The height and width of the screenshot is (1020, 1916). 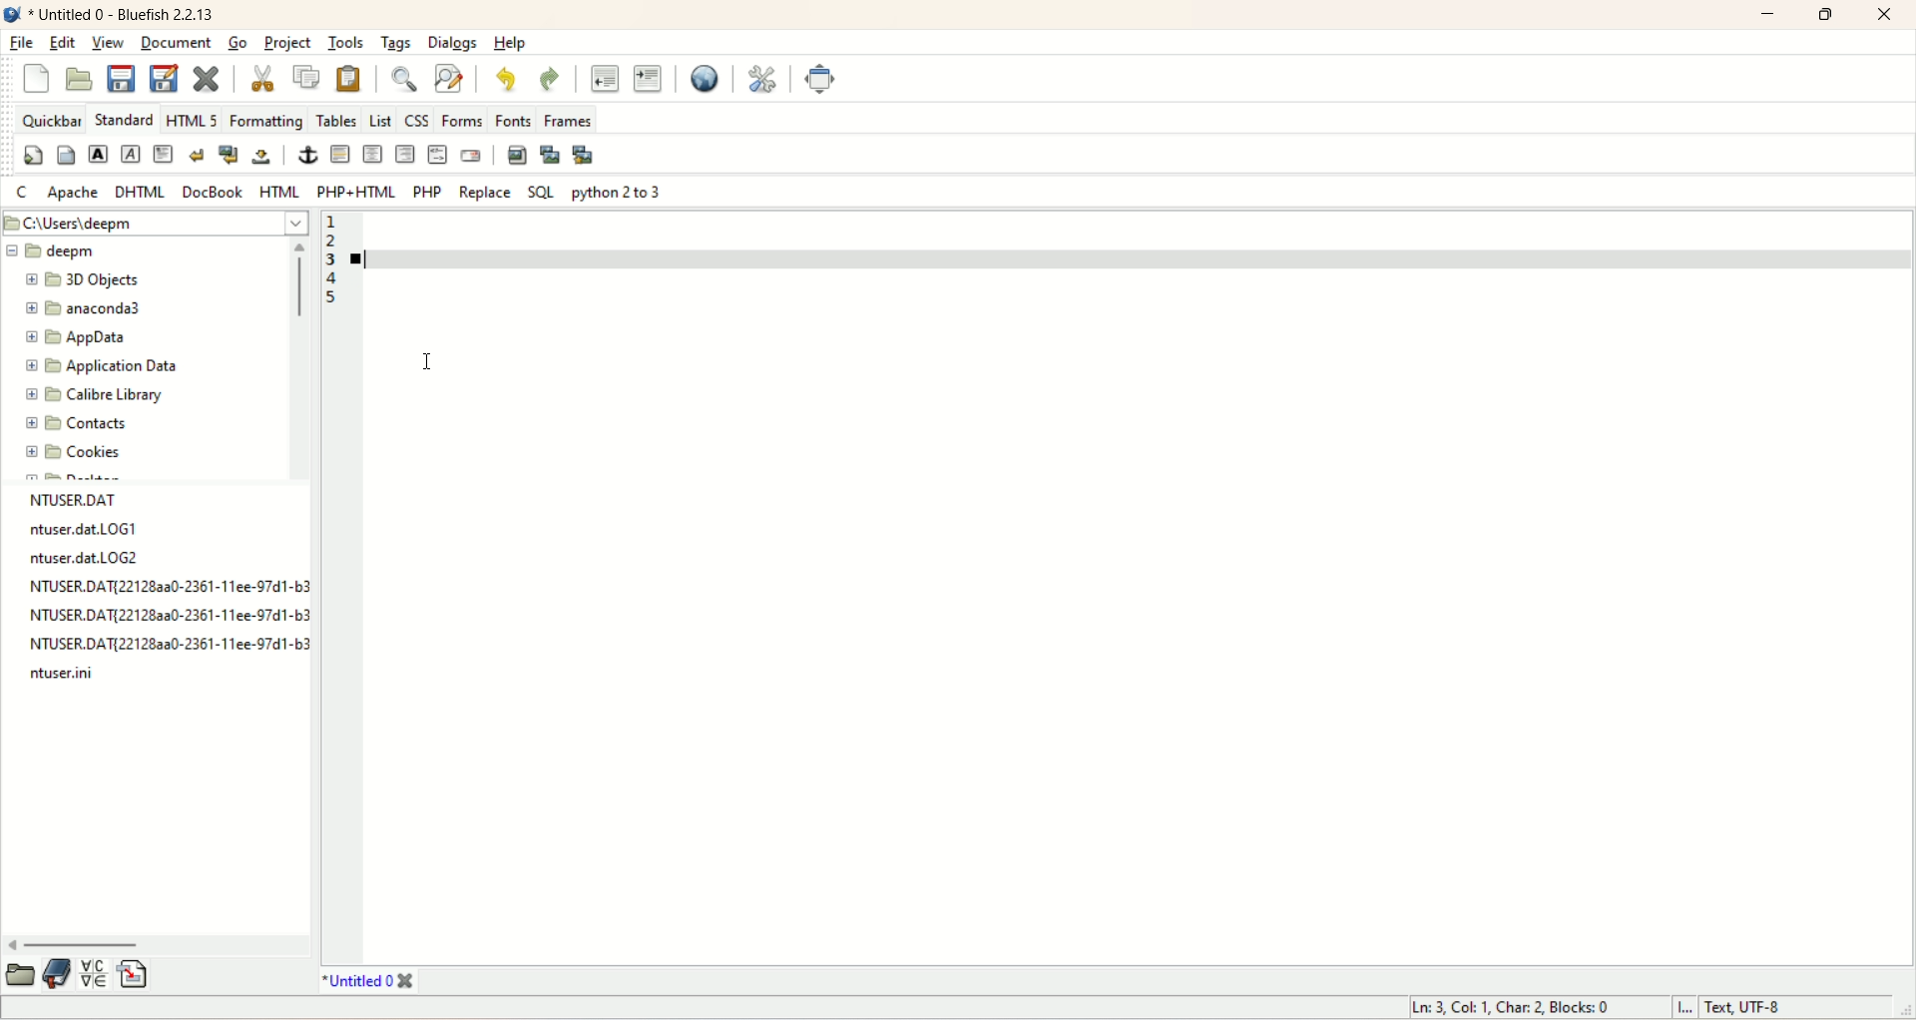 What do you see at coordinates (600, 80) in the screenshot?
I see `unindent` at bounding box center [600, 80].